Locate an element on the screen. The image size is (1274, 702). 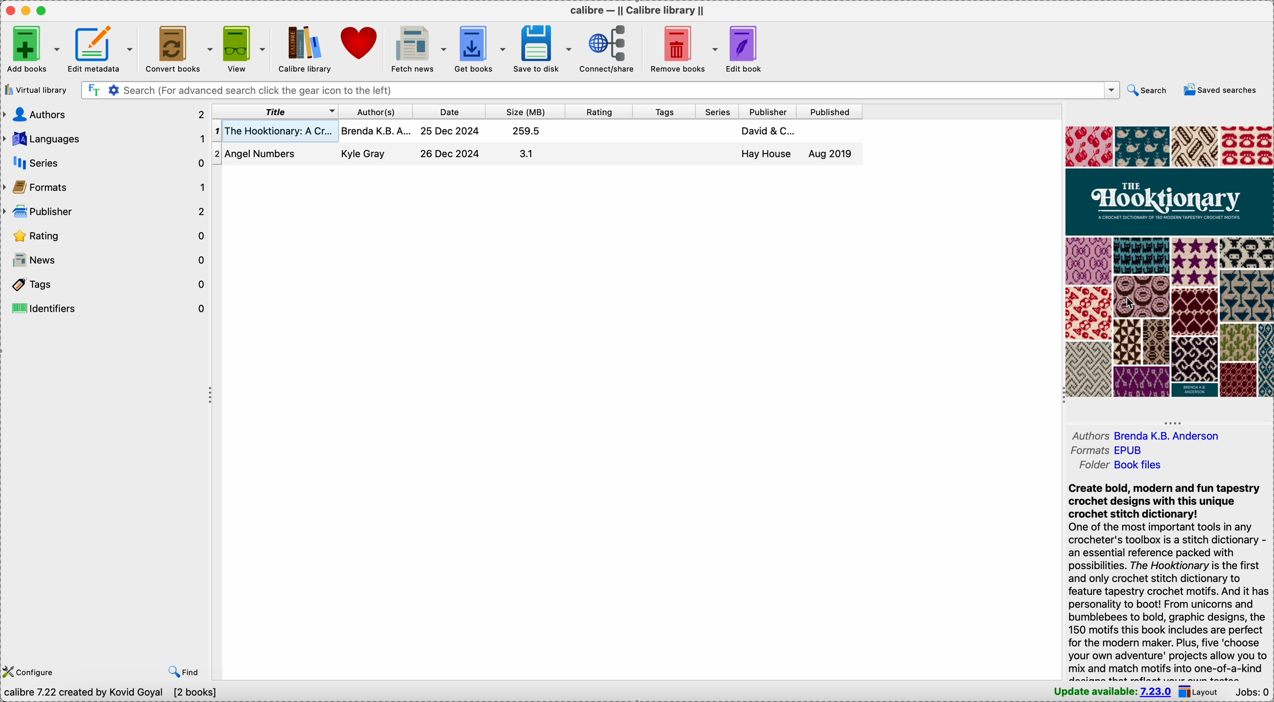
formats is located at coordinates (1104, 451).